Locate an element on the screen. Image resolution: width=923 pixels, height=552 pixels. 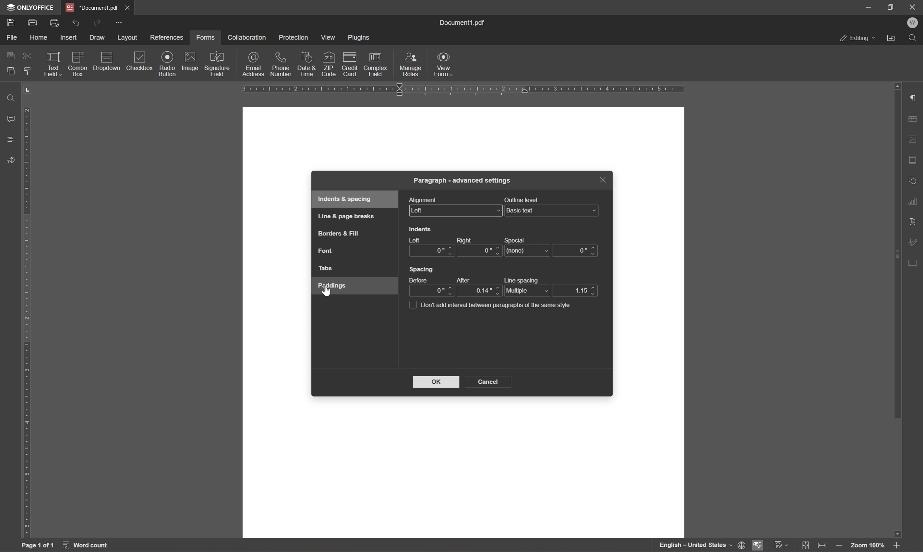
close is located at coordinates (602, 180).